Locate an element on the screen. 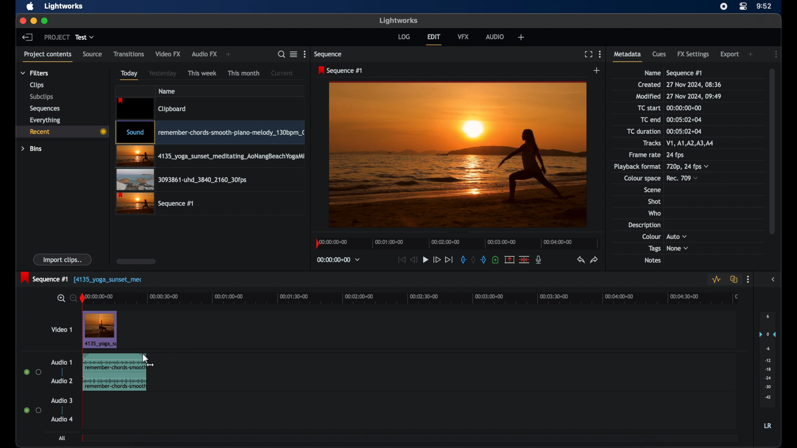 This screenshot has height=448, width=797. timeline scale is located at coordinates (457, 243).